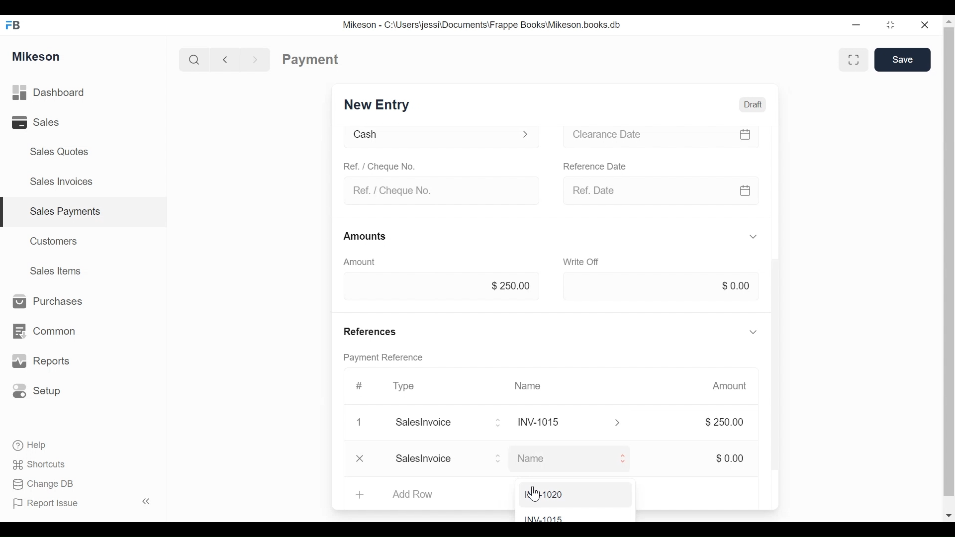  What do you see at coordinates (435, 459) in the screenshot?
I see `Add Row` at bounding box center [435, 459].